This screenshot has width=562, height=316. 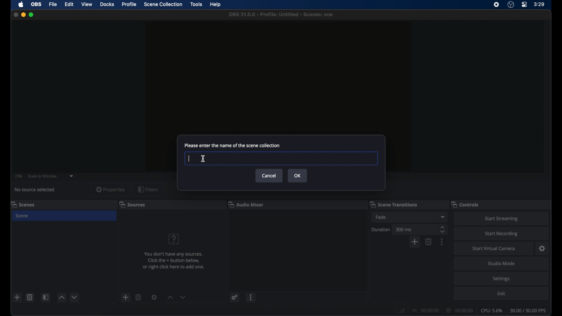 What do you see at coordinates (282, 15) in the screenshot?
I see `oBS 31.0.0 - Profile: Untitled - Scenes: one` at bounding box center [282, 15].